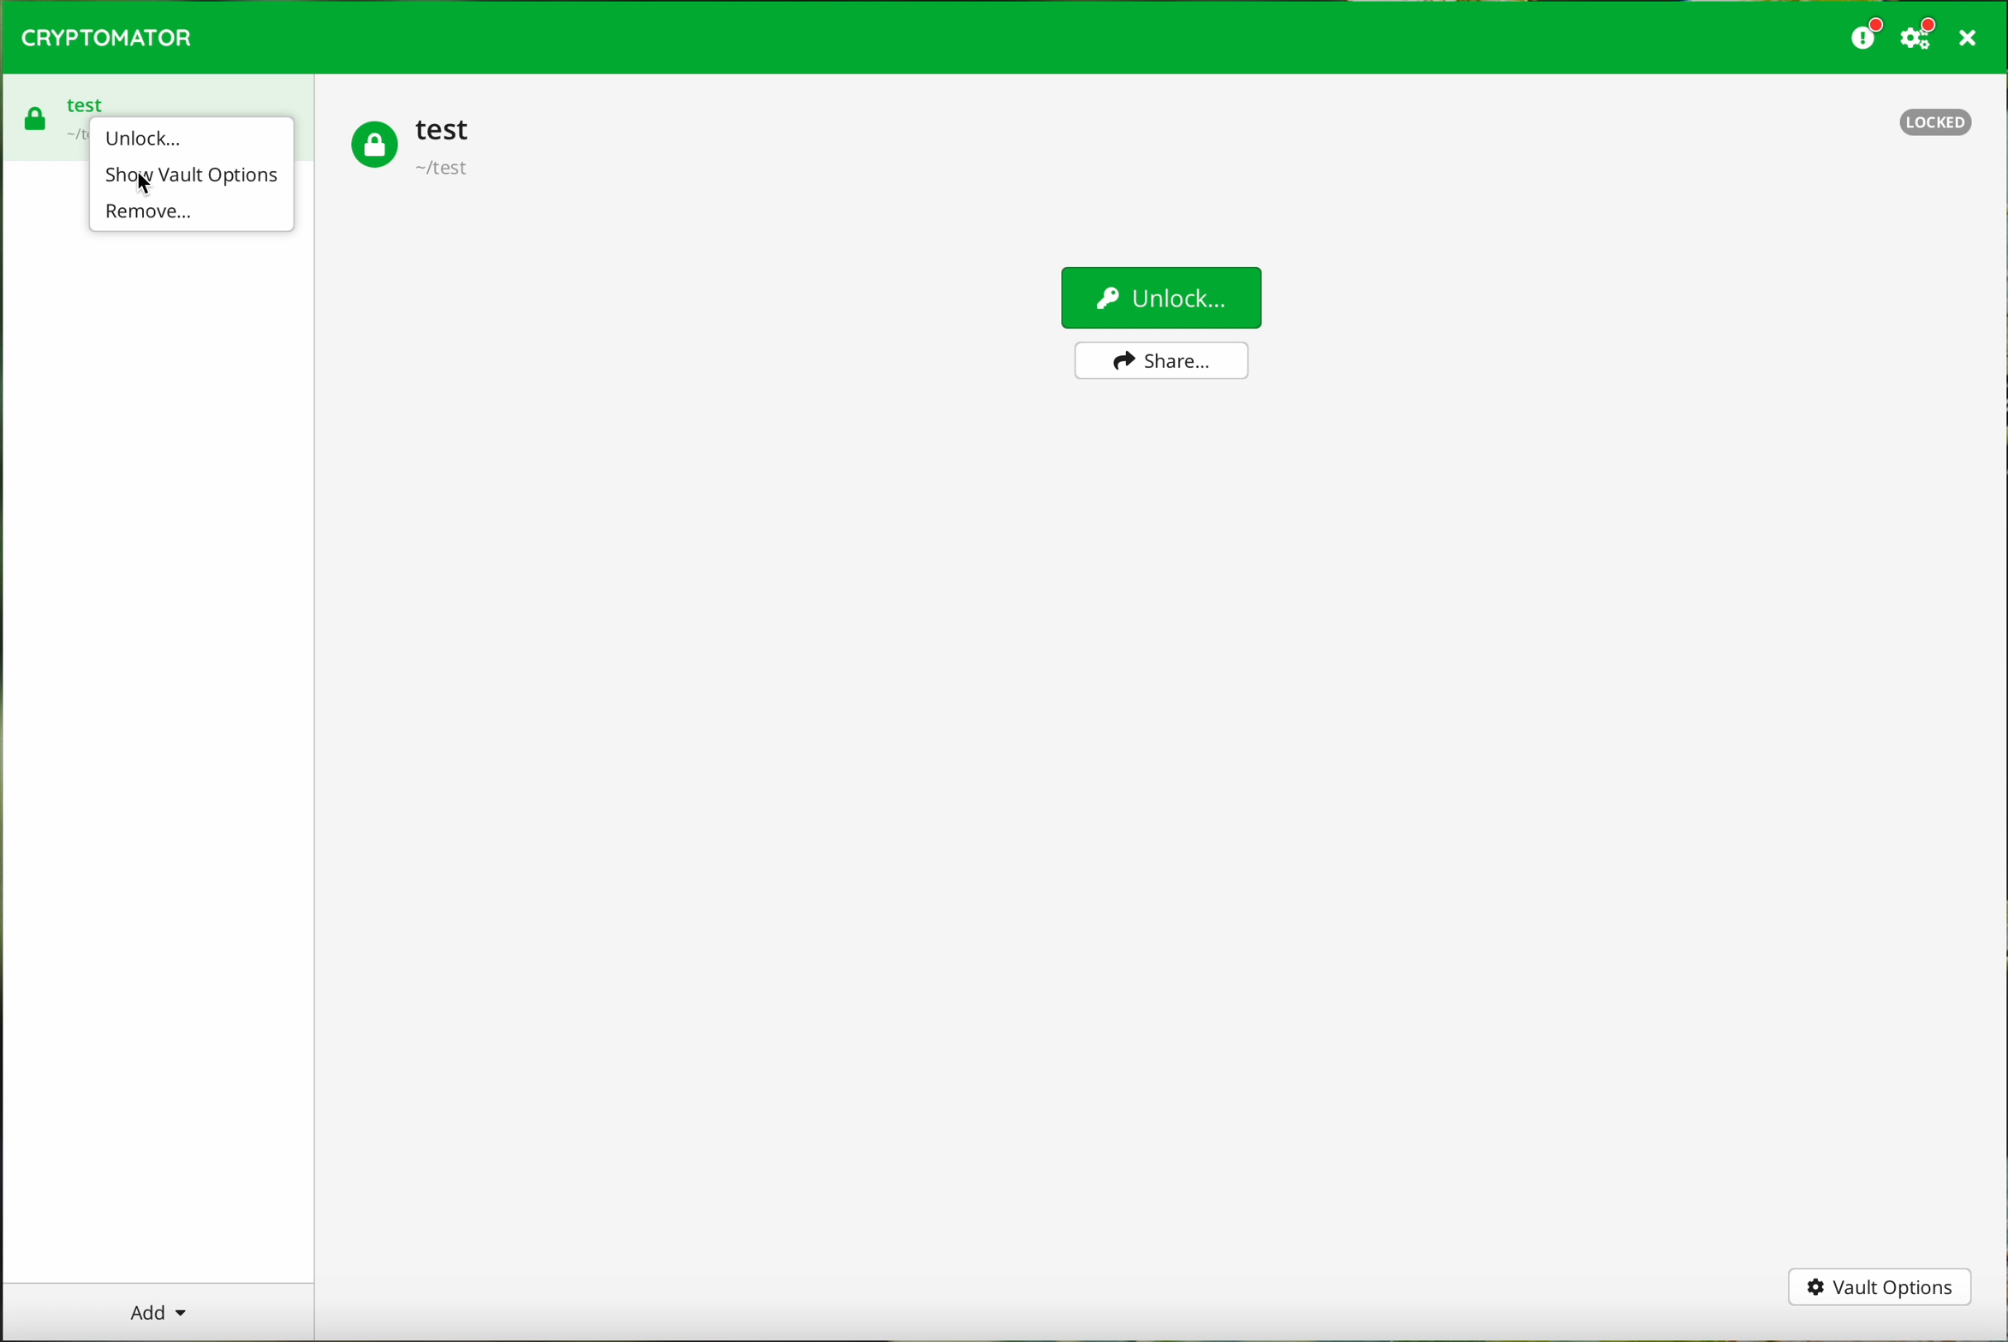  What do you see at coordinates (1159, 297) in the screenshot?
I see `unlock ` at bounding box center [1159, 297].